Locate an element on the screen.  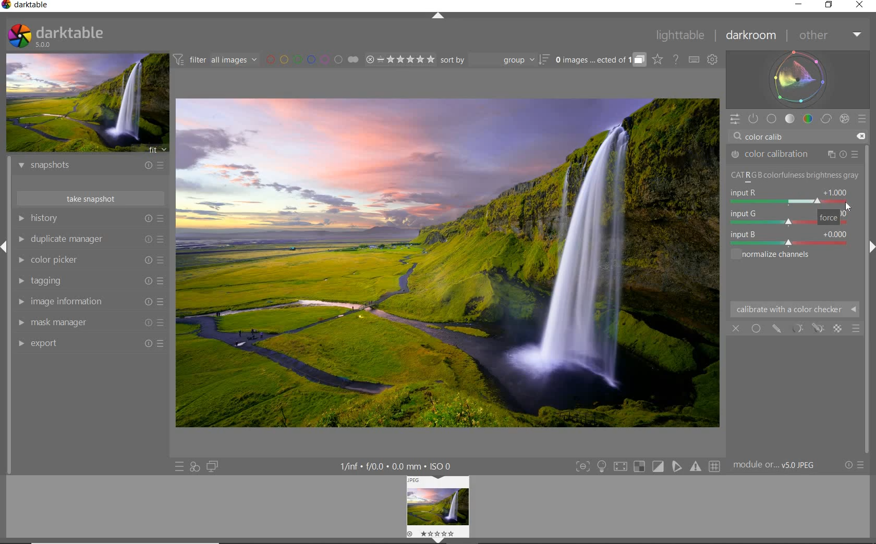
UNIFORMLY is located at coordinates (756, 328).